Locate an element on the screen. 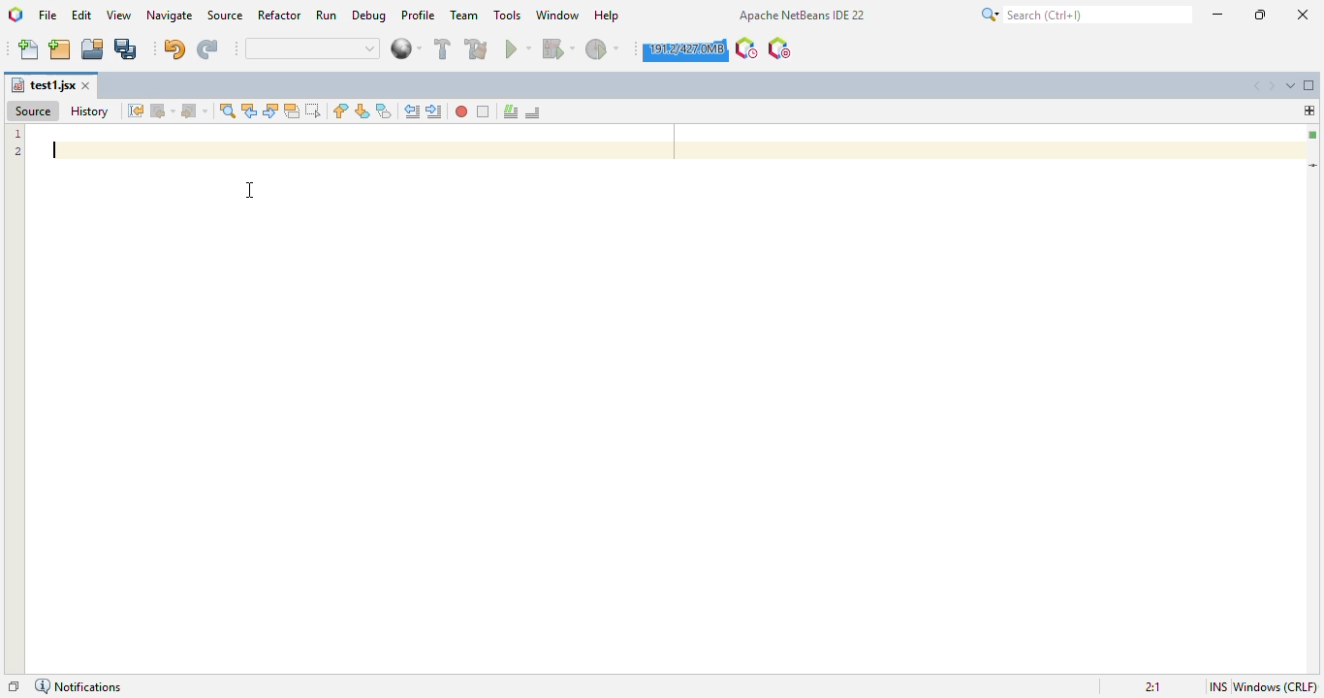  editor window is located at coordinates (664, 442).